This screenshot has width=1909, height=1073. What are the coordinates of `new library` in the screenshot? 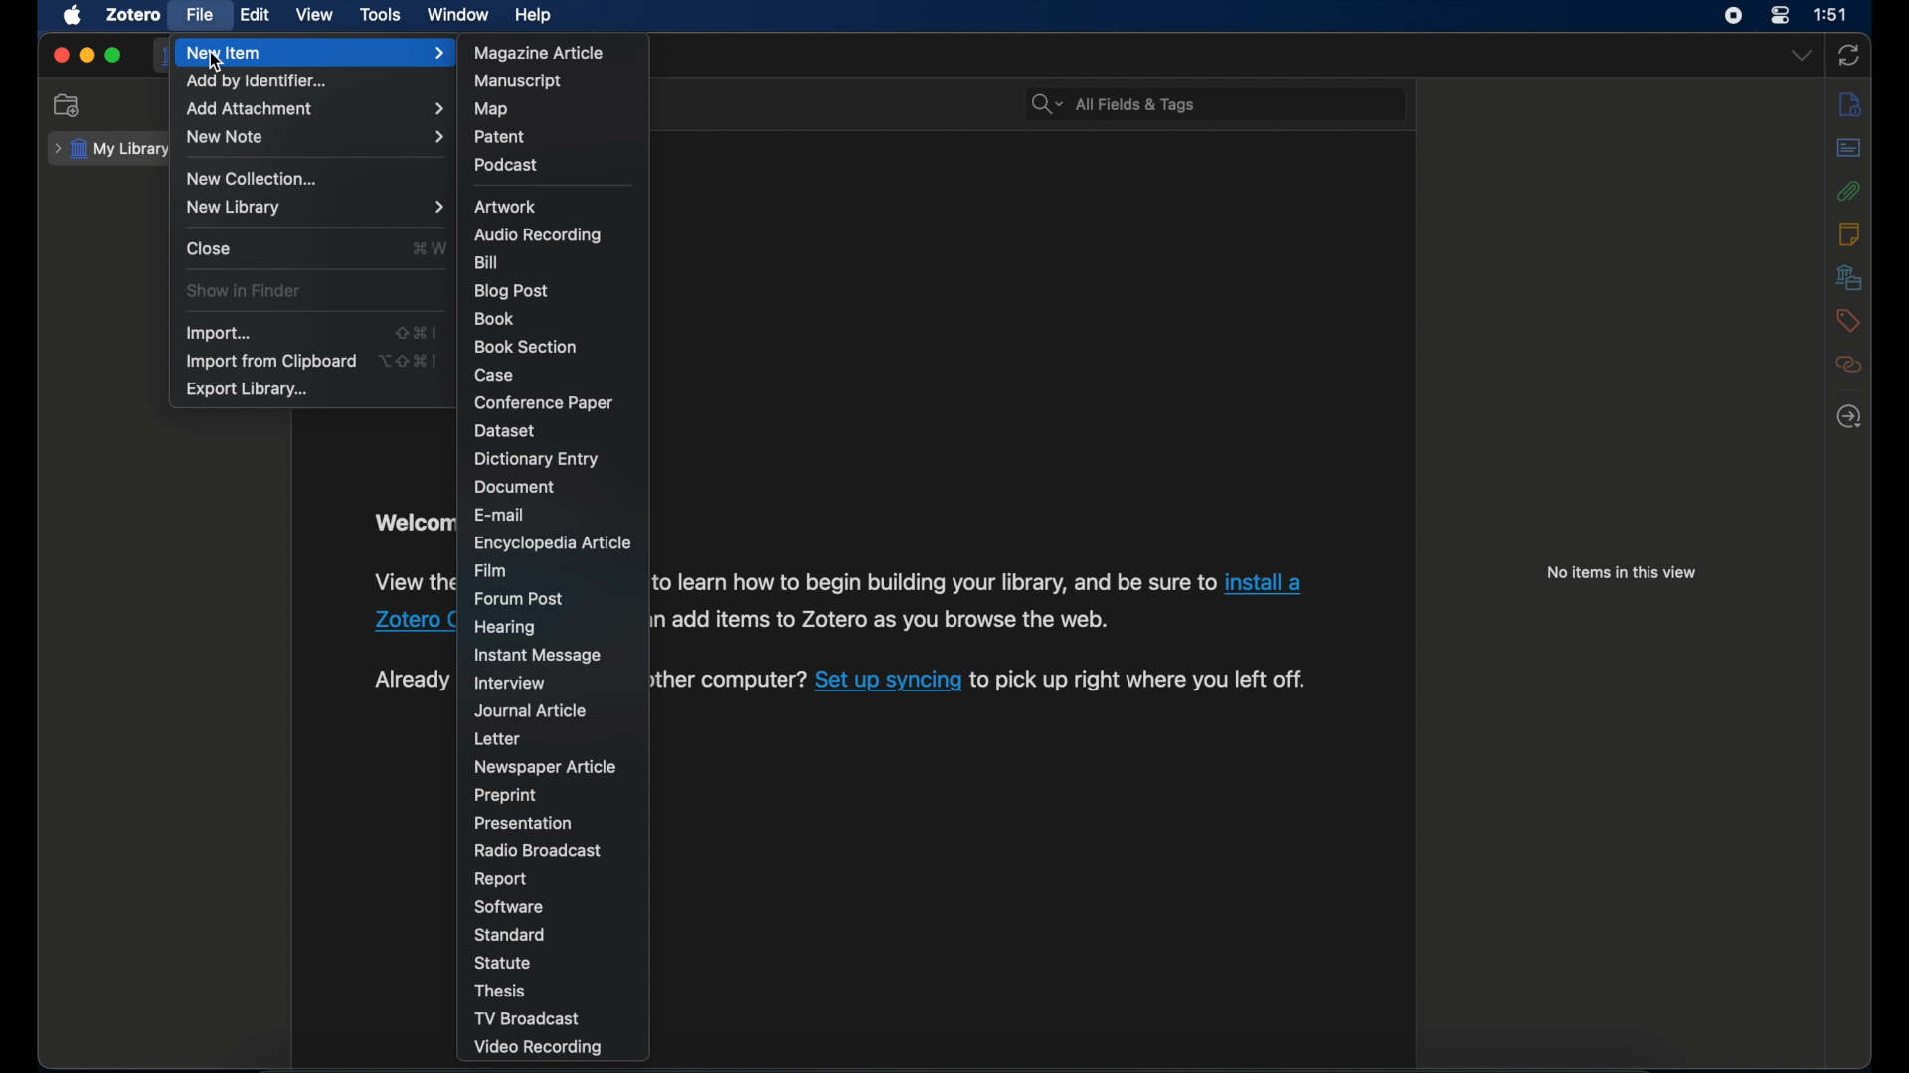 It's located at (317, 207).